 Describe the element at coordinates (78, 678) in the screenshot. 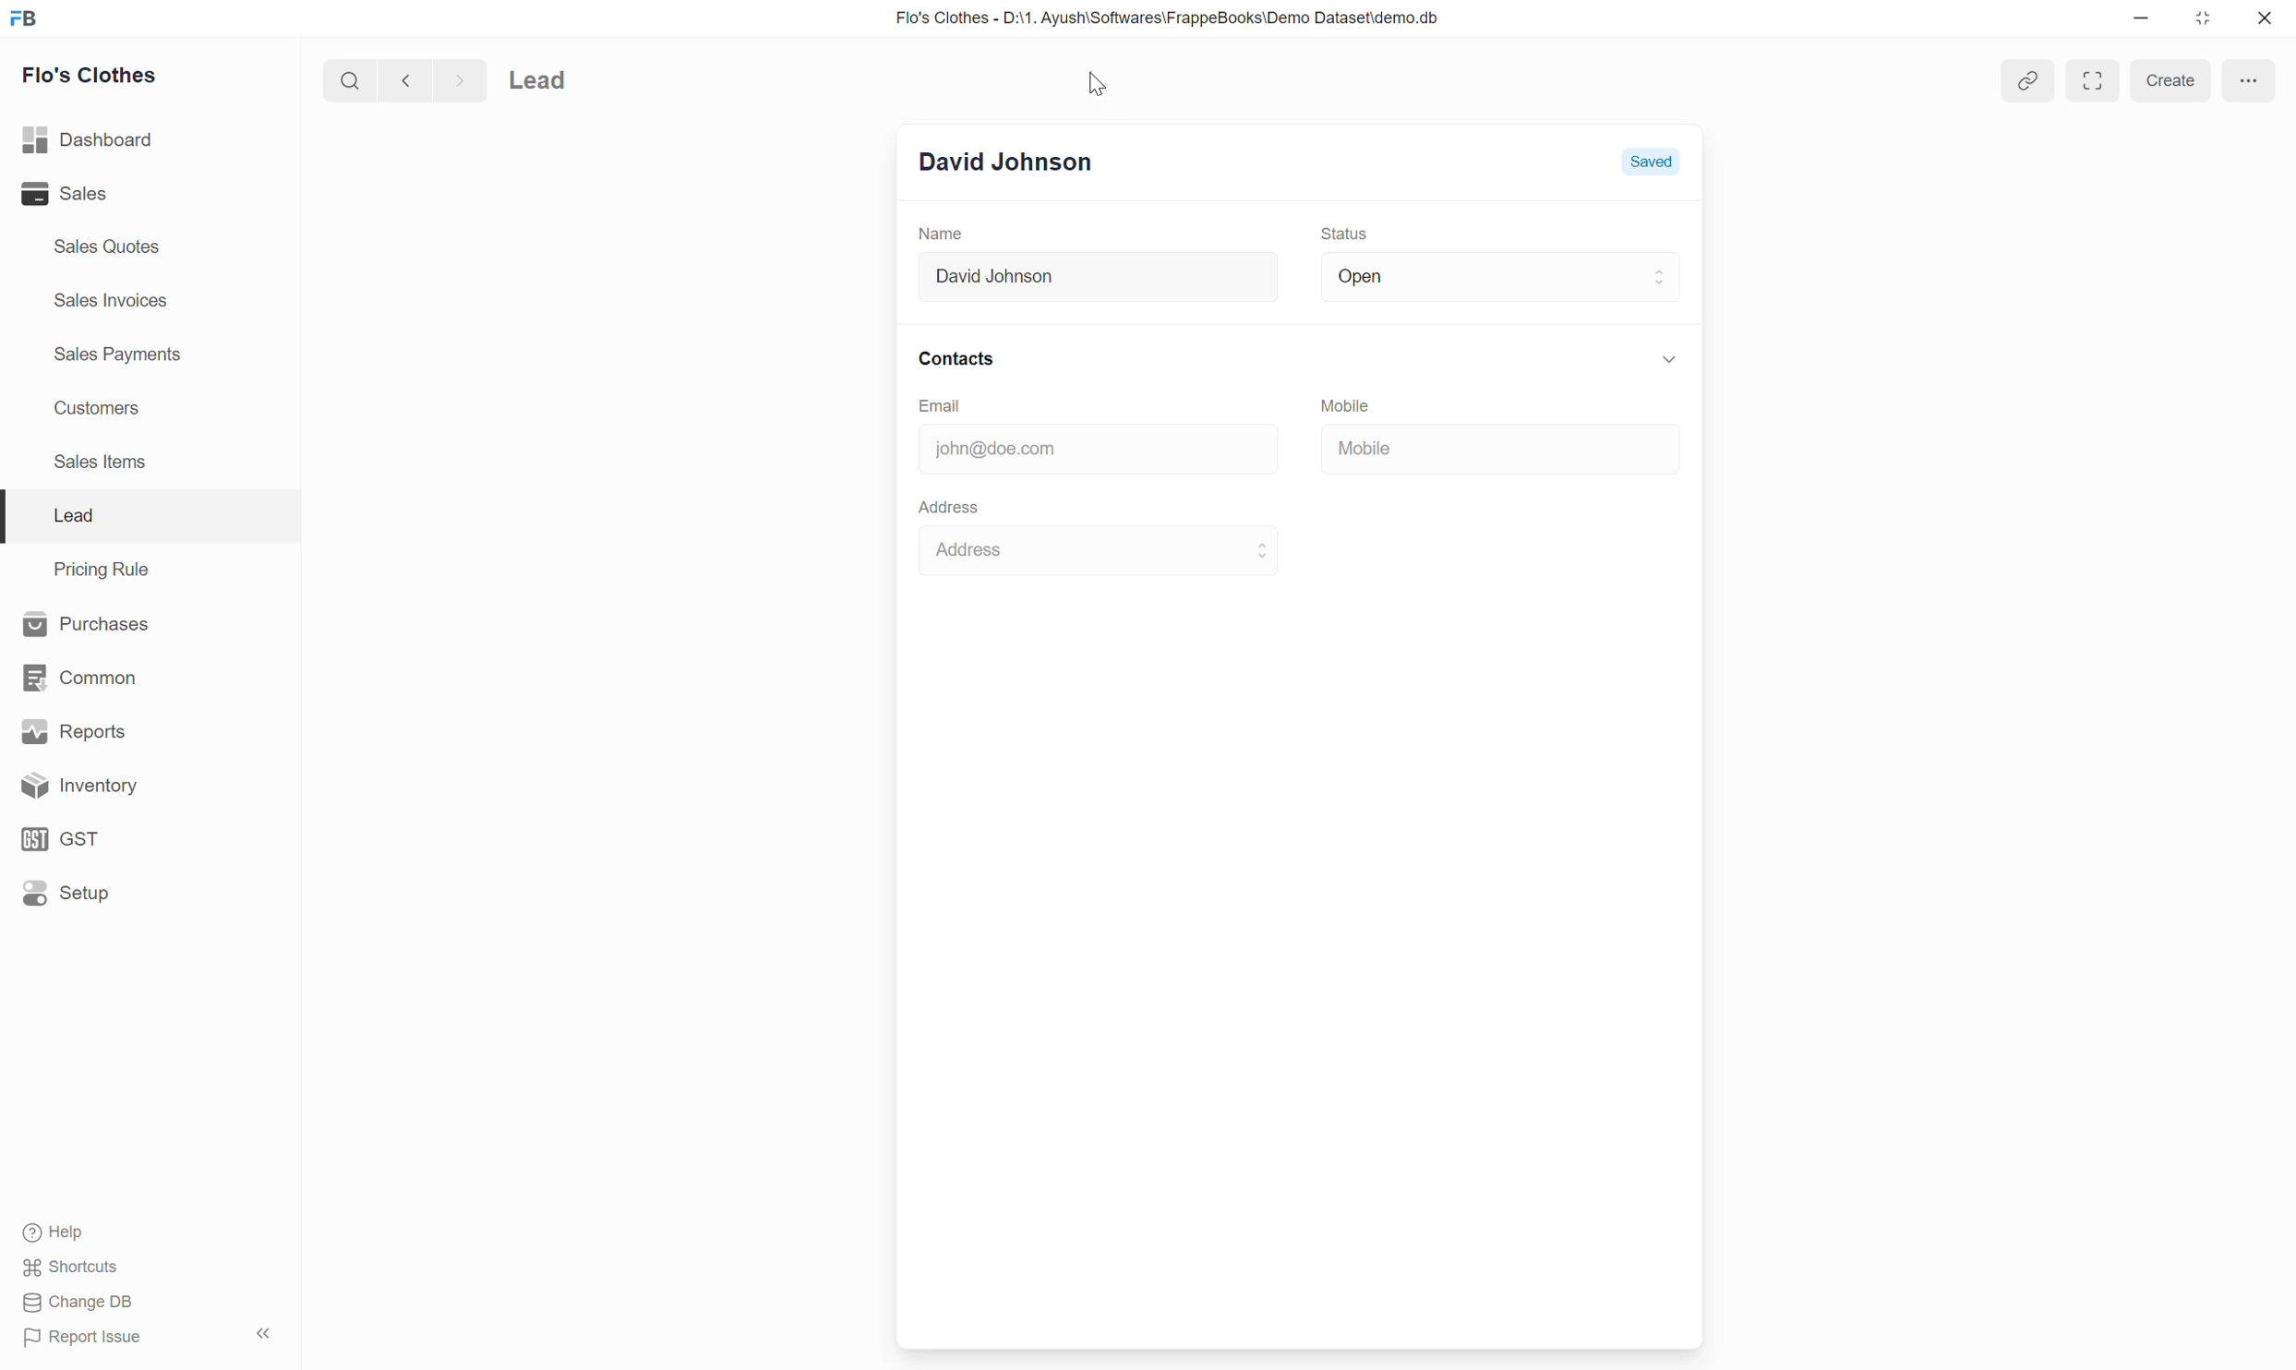

I see ` Common` at that location.